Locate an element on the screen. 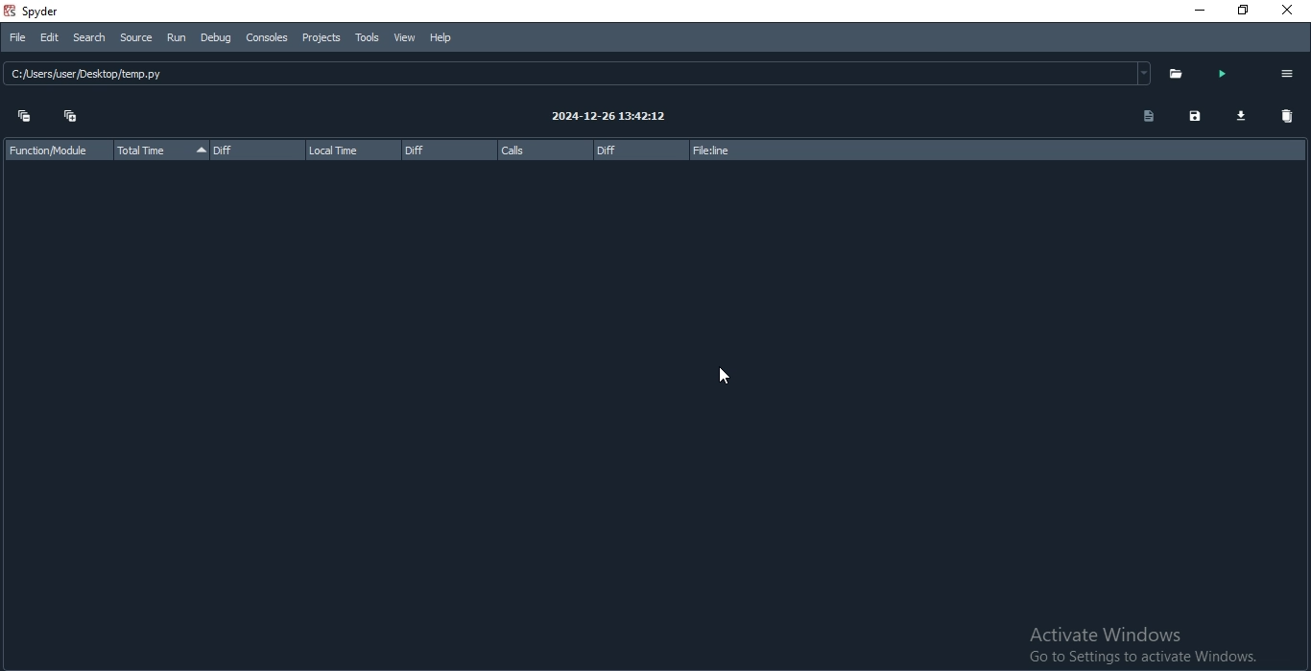  C: lsersjuser Desktop/temp.py. is located at coordinates (309, 76).